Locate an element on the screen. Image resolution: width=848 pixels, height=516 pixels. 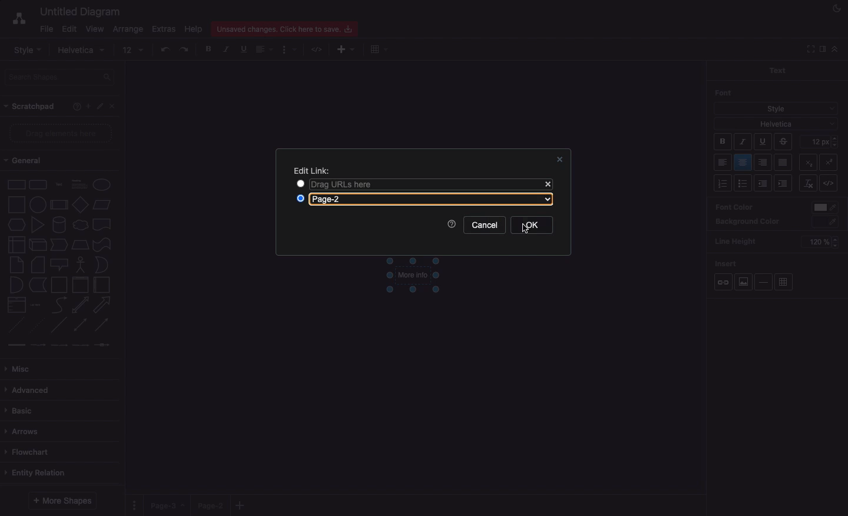
Undo is located at coordinates (165, 49).